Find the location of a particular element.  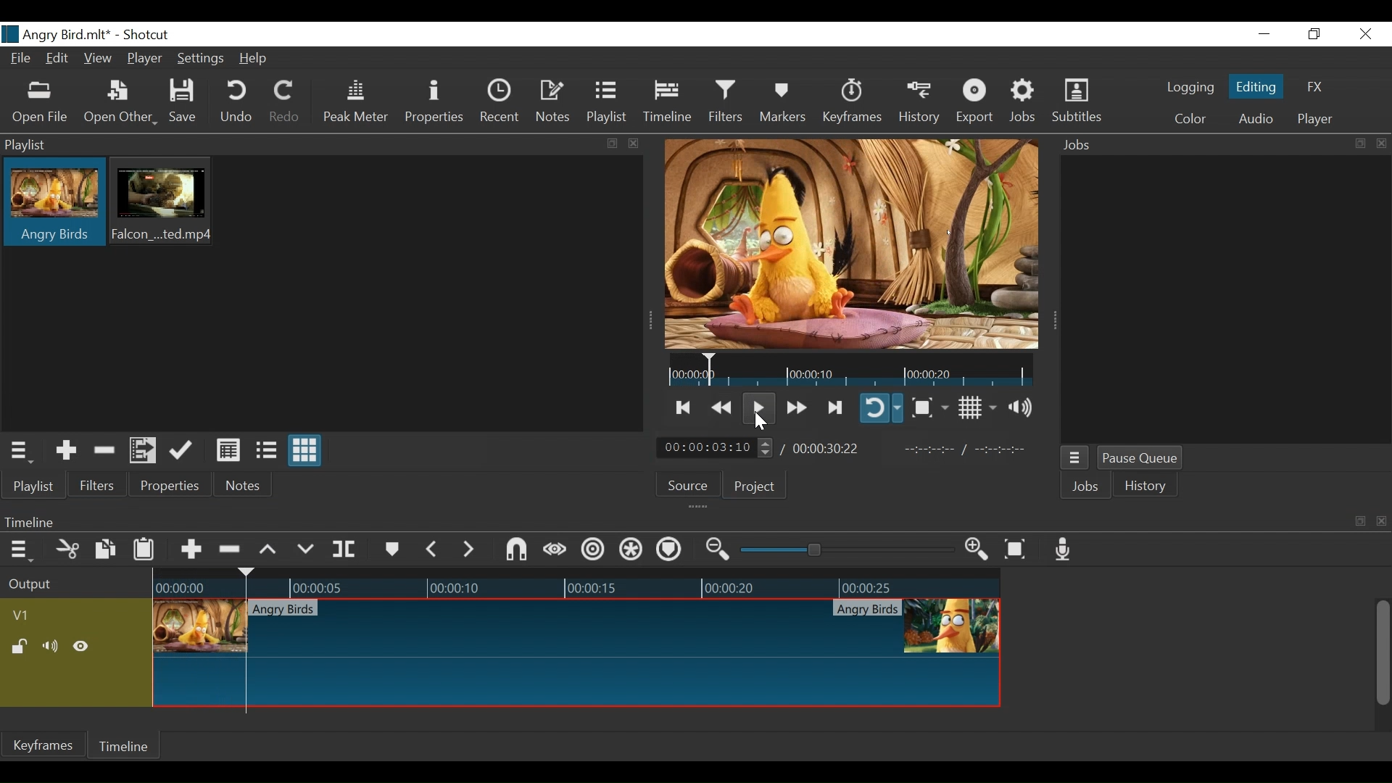

Undo is located at coordinates (238, 103).